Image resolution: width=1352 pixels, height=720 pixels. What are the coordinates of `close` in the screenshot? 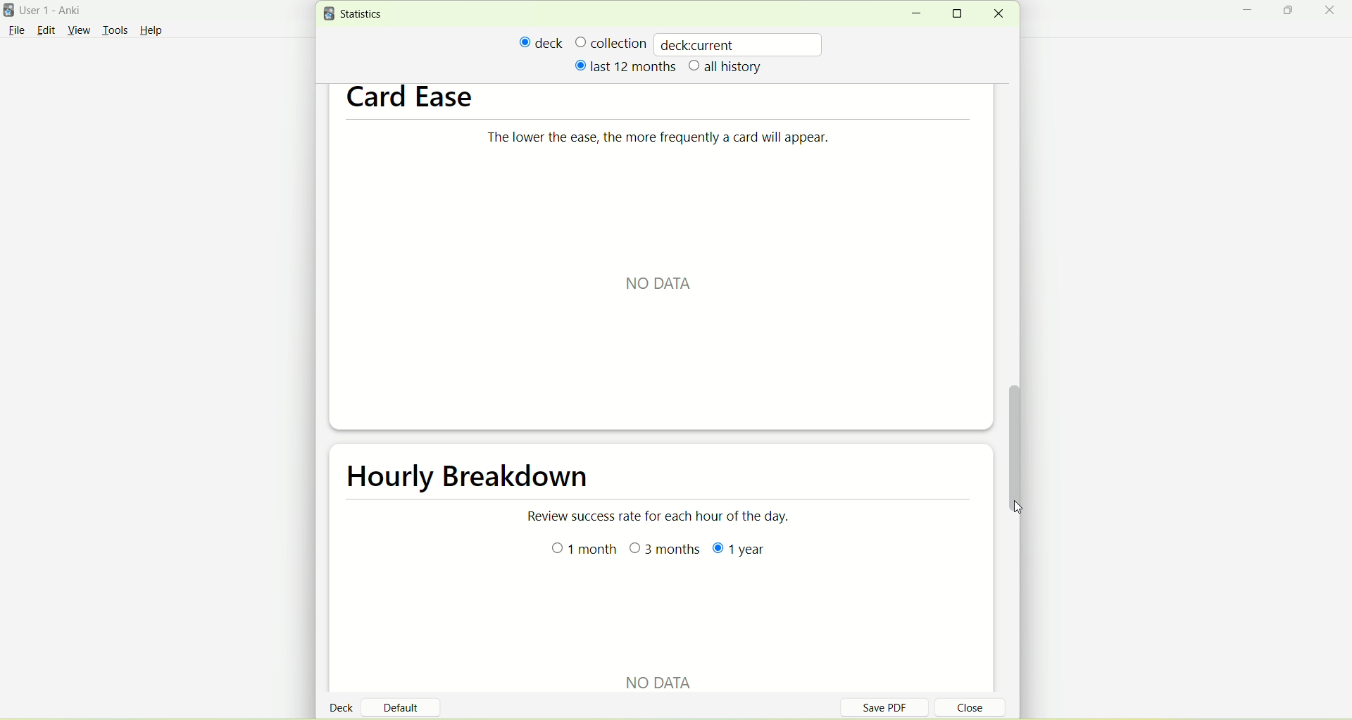 It's located at (998, 14).